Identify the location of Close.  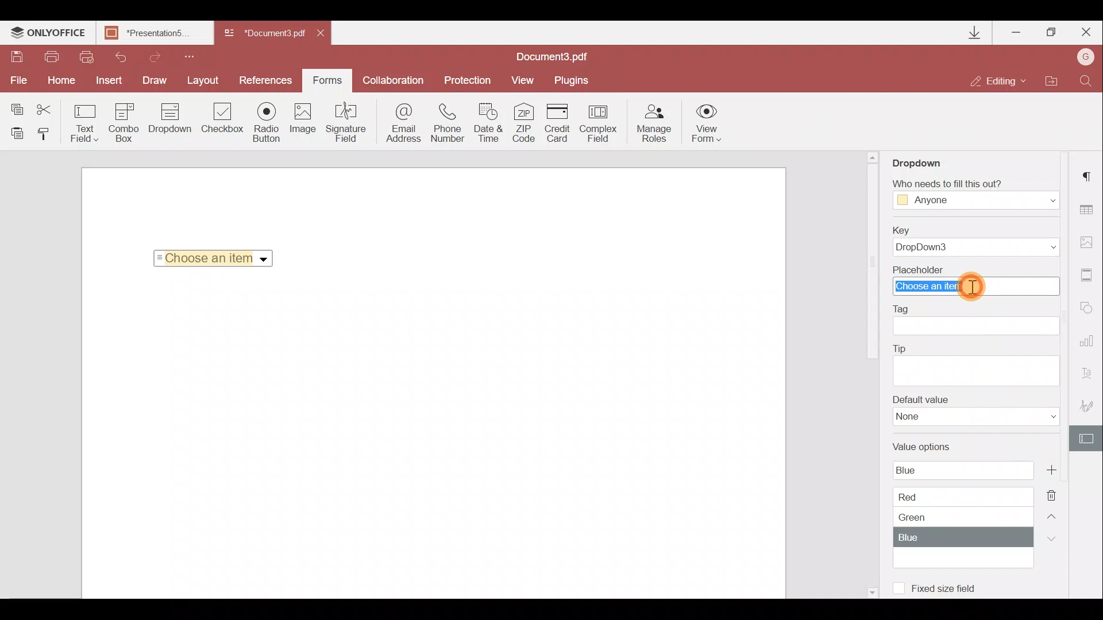
(327, 36).